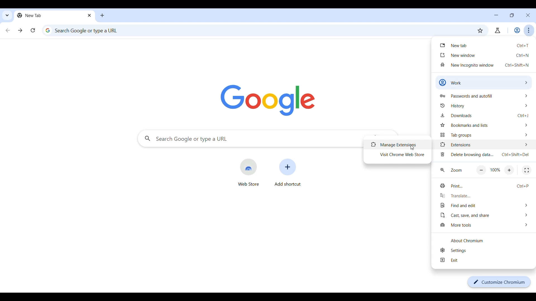 This screenshot has width=536, height=301. Describe the element at coordinates (486, 250) in the screenshot. I see `Settings` at that location.